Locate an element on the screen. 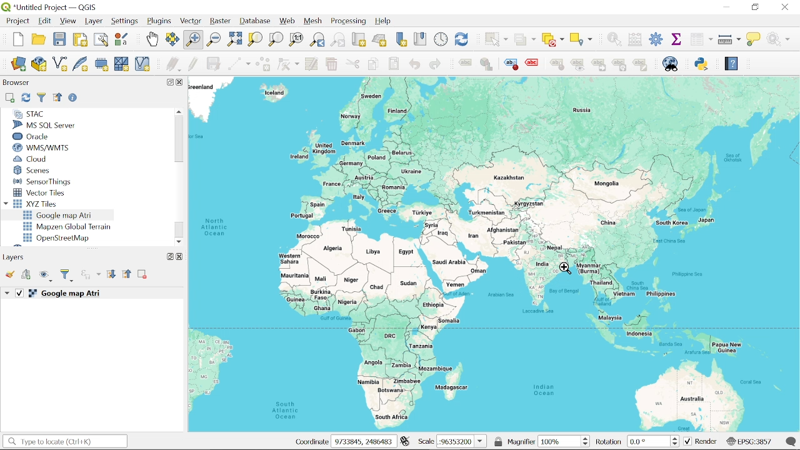 This screenshot has width=800, height=450. Manage map themes is located at coordinates (46, 277).